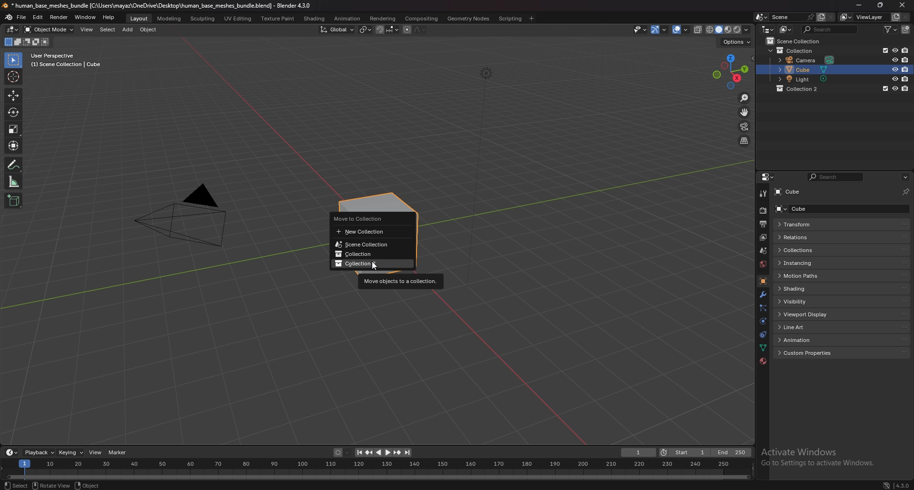 Image resolution: width=914 pixels, height=490 pixels. What do you see at coordinates (769, 177) in the screenshot?
I see `editor type` at bounding box center [769, 177].